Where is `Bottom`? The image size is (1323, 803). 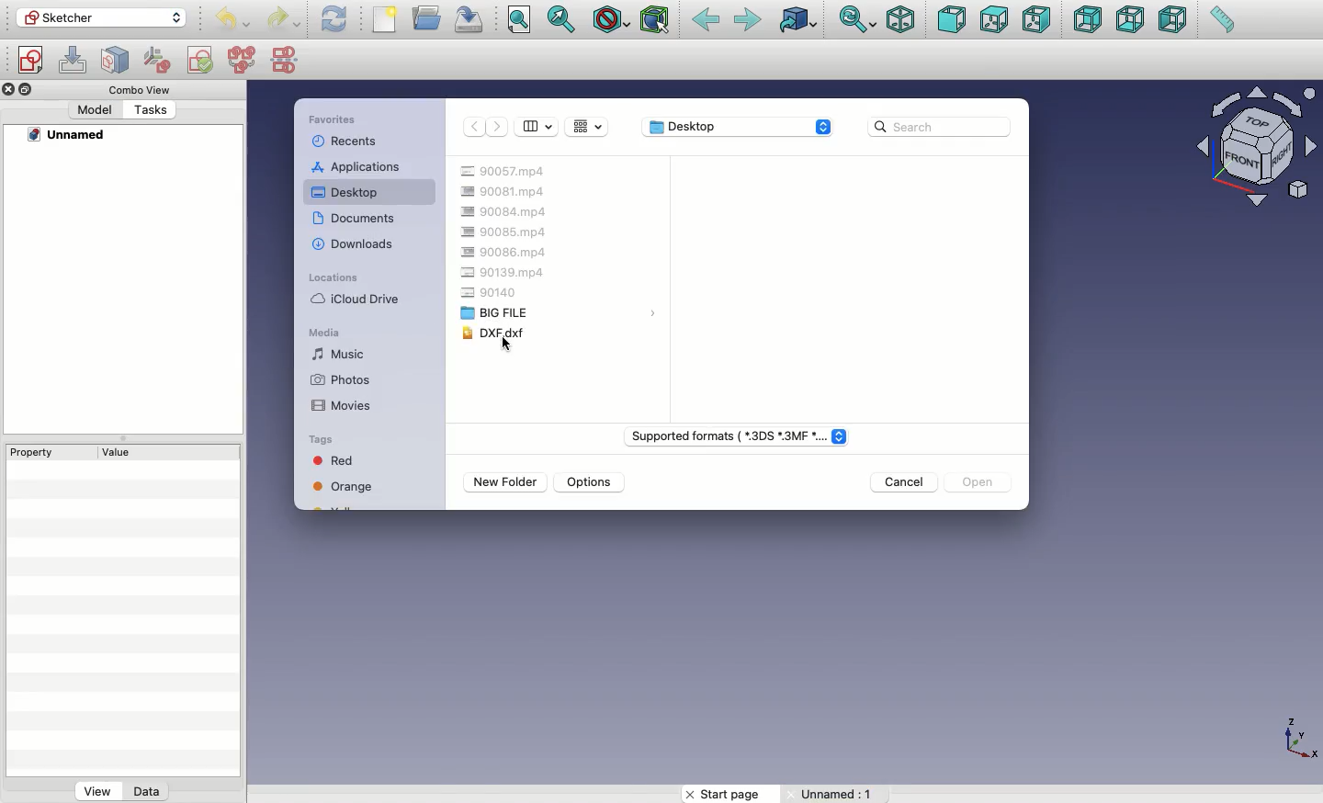
Bottom is located at coordinates (1130, 21).